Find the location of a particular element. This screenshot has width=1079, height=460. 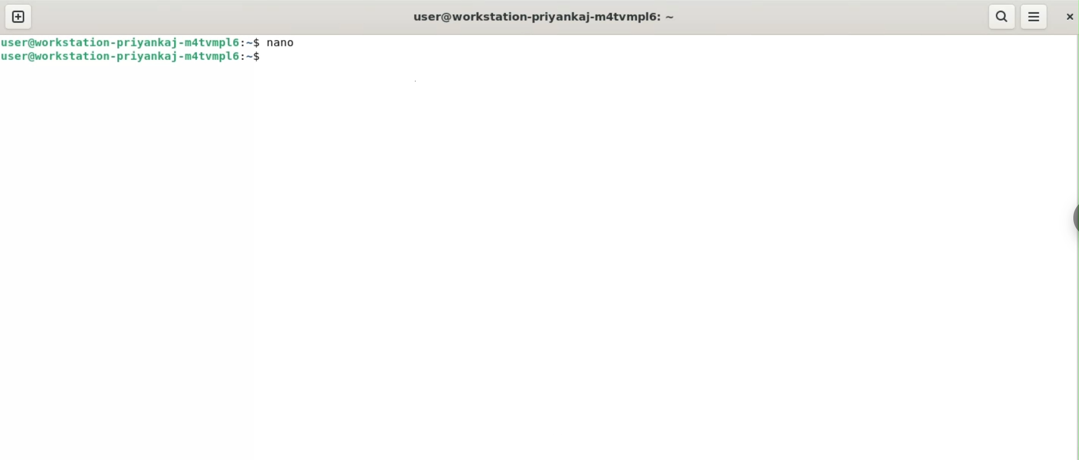

nano is located at coordinates (280, 41).